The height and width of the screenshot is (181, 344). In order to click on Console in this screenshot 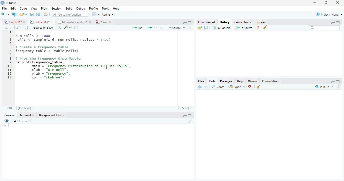, I will do `click(10, 115)`.